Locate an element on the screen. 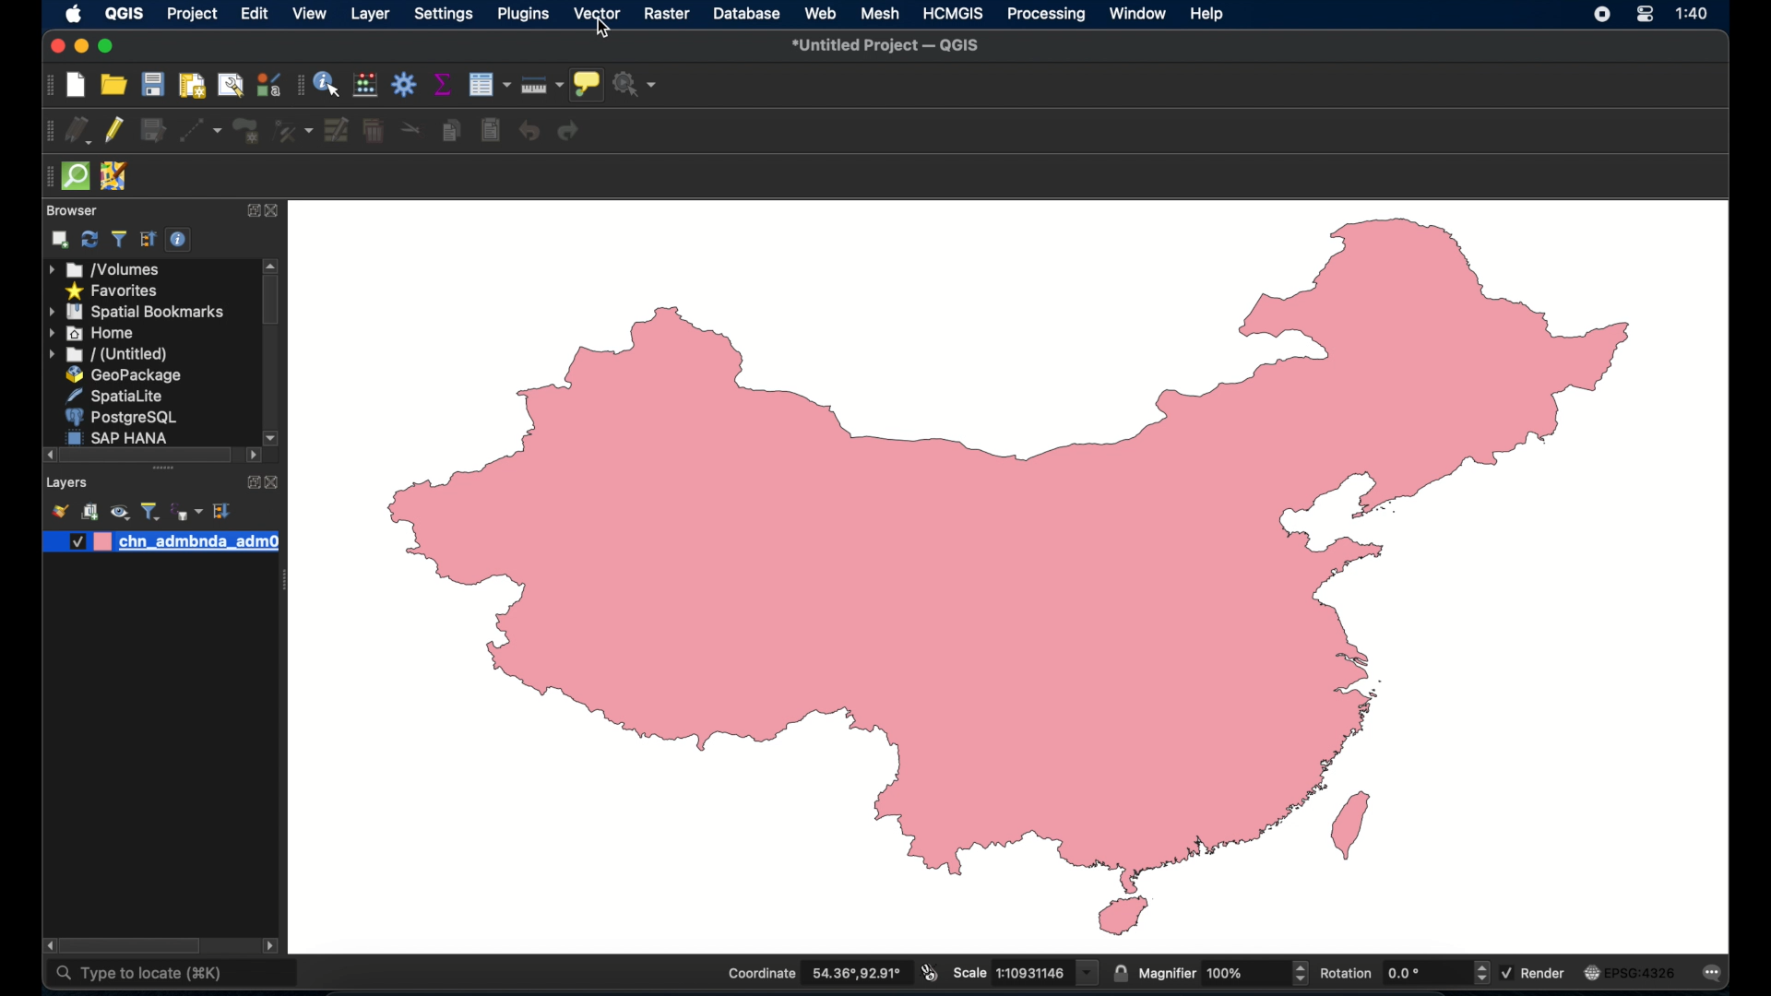  redo is located at coordinates (569, 132).